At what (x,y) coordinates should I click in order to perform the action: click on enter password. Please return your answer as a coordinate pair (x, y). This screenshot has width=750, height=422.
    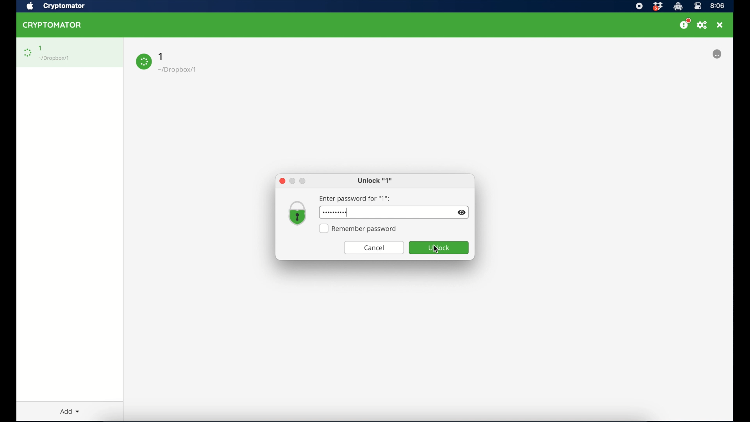
    Looking at the image, I should click on (355, 198).